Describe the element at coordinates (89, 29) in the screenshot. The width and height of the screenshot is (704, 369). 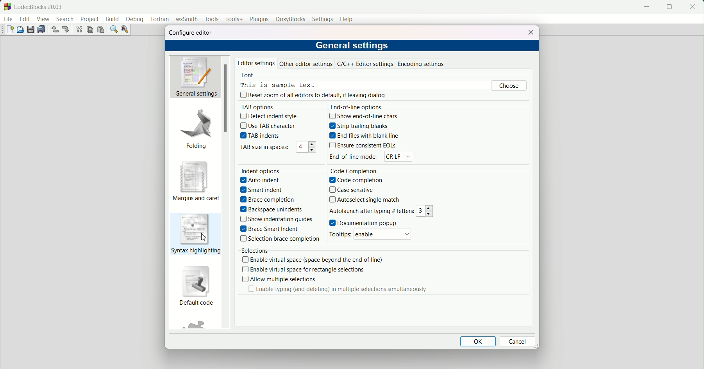
I see `copy` at that location.